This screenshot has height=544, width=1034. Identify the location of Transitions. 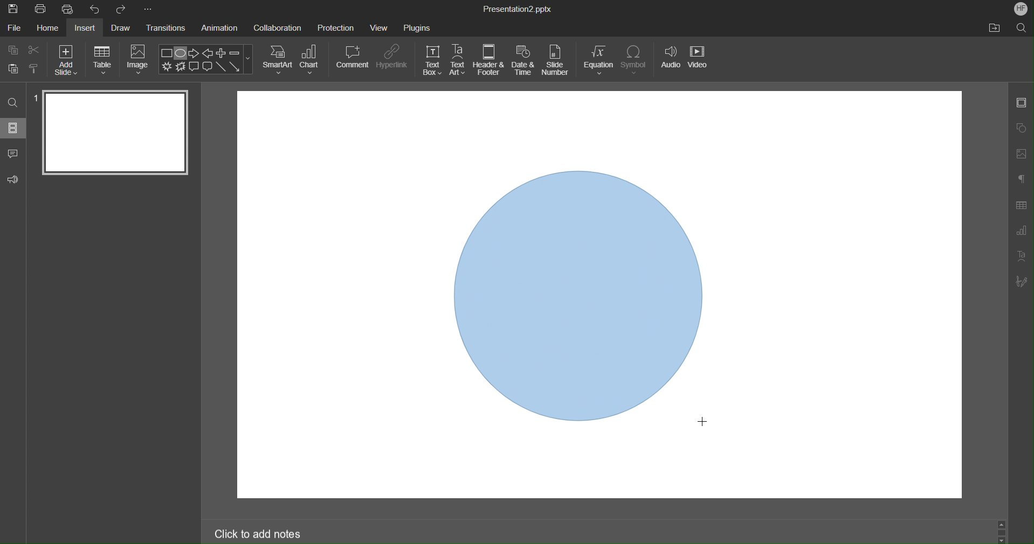
(167, 29).